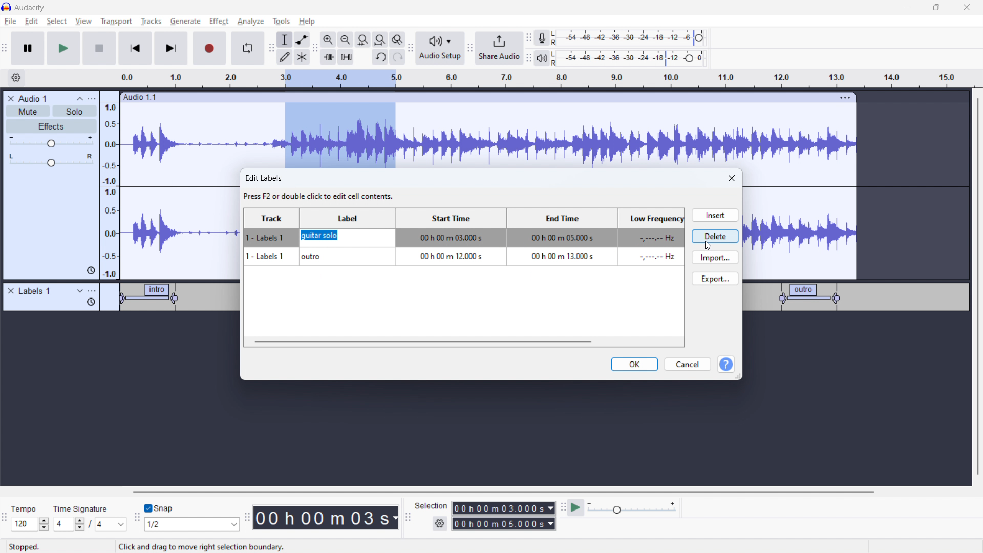 This screenshot has width=983, height=553. I want to click on selection settings, so click(440, 524).